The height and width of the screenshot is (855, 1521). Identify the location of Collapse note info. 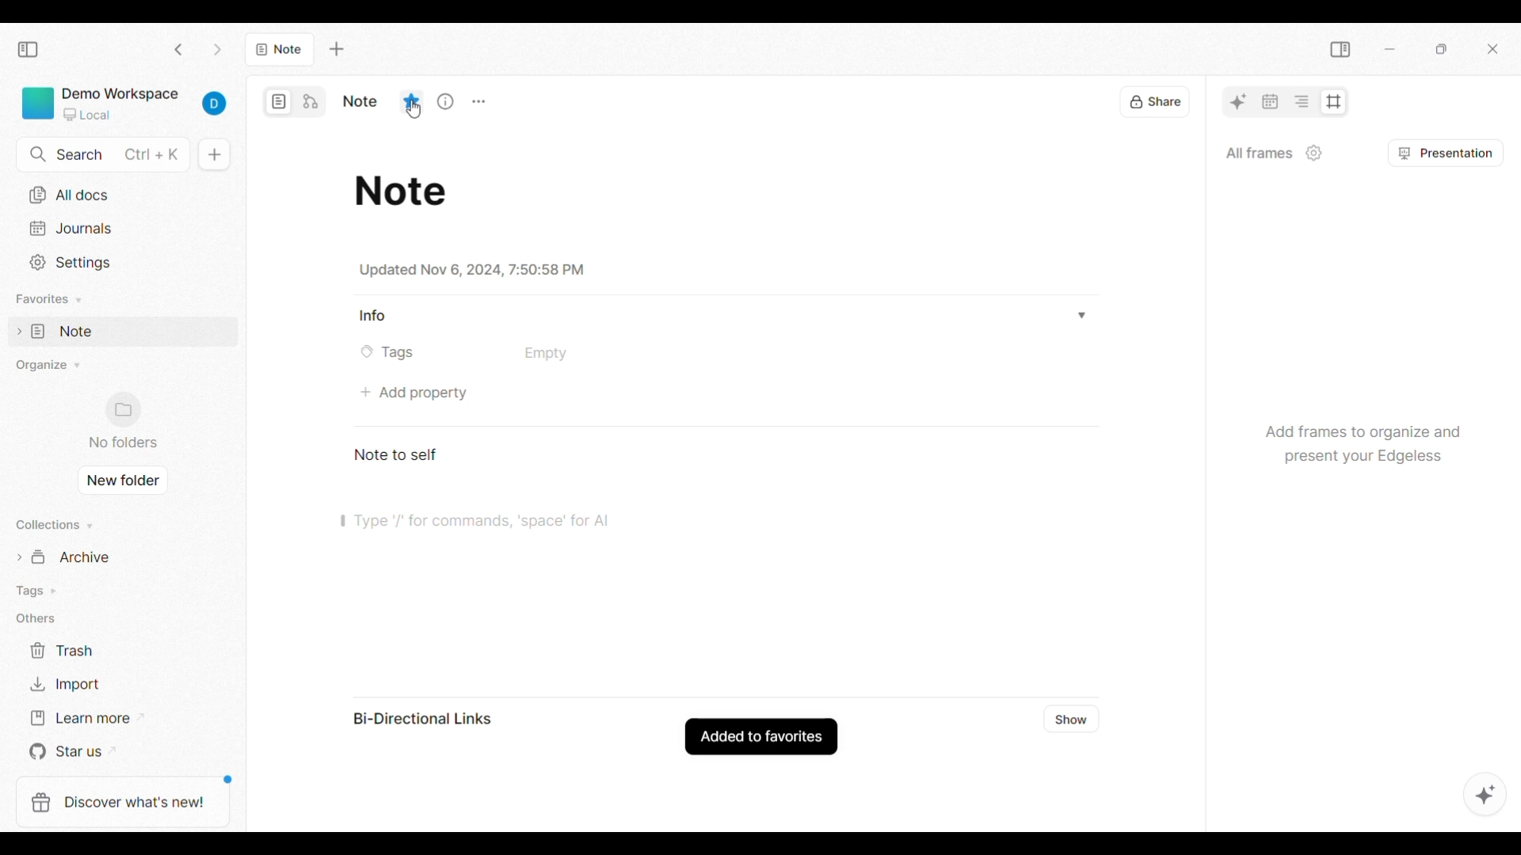
(1081, 314).